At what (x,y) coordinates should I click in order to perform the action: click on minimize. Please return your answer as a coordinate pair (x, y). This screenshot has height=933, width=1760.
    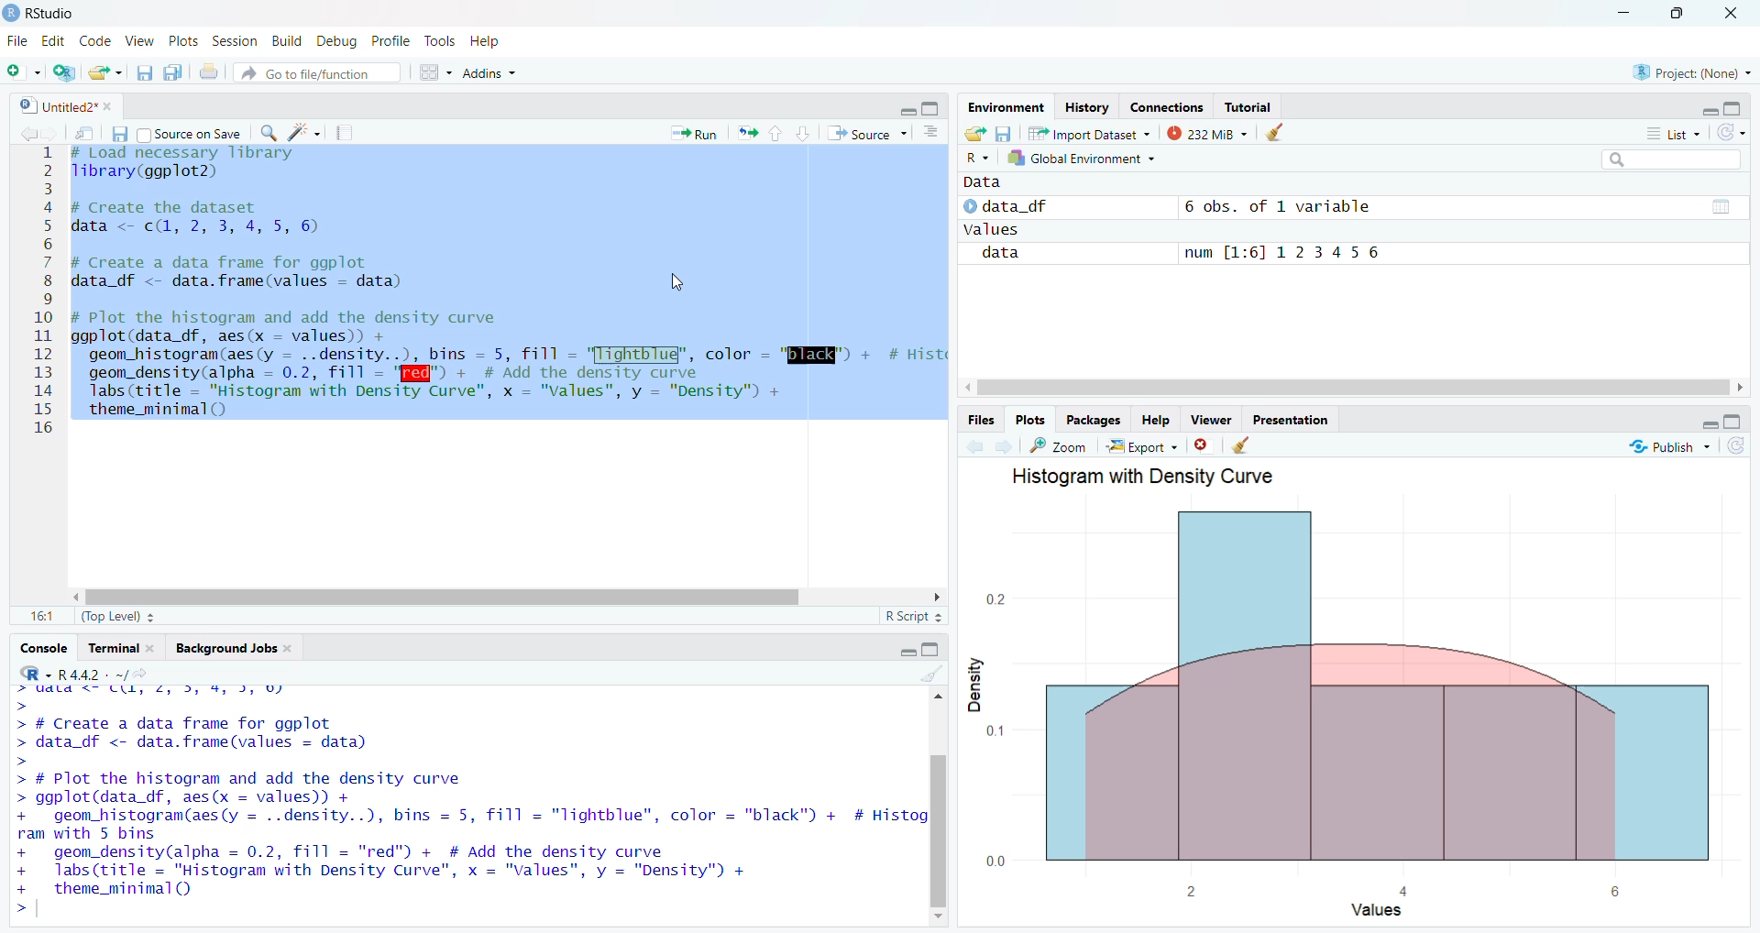
    Looking at the image, I should click on (907, 111).